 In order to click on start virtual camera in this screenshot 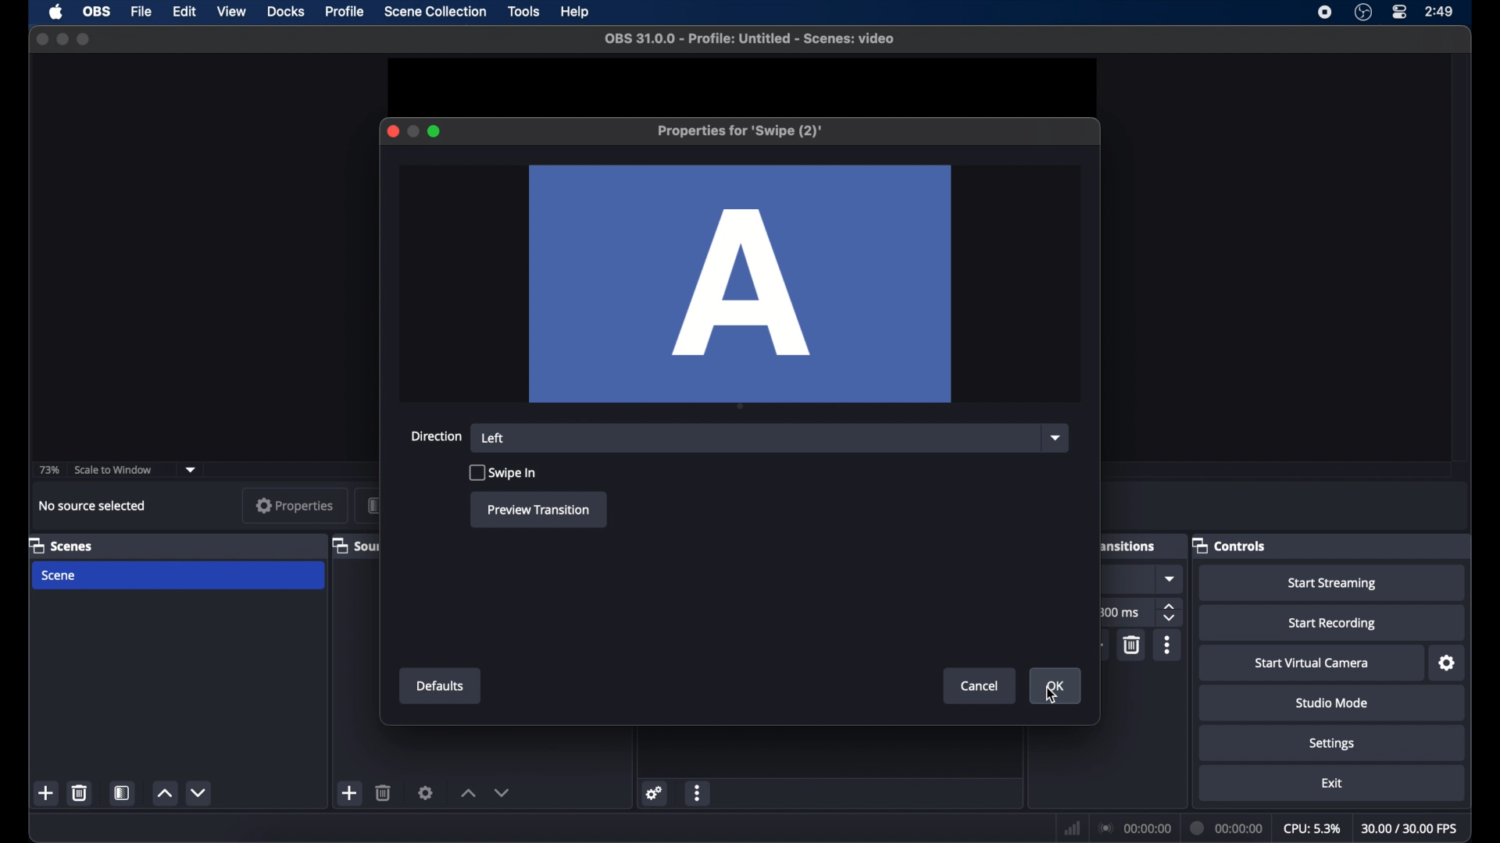, I will do `click(1312, 663)`.